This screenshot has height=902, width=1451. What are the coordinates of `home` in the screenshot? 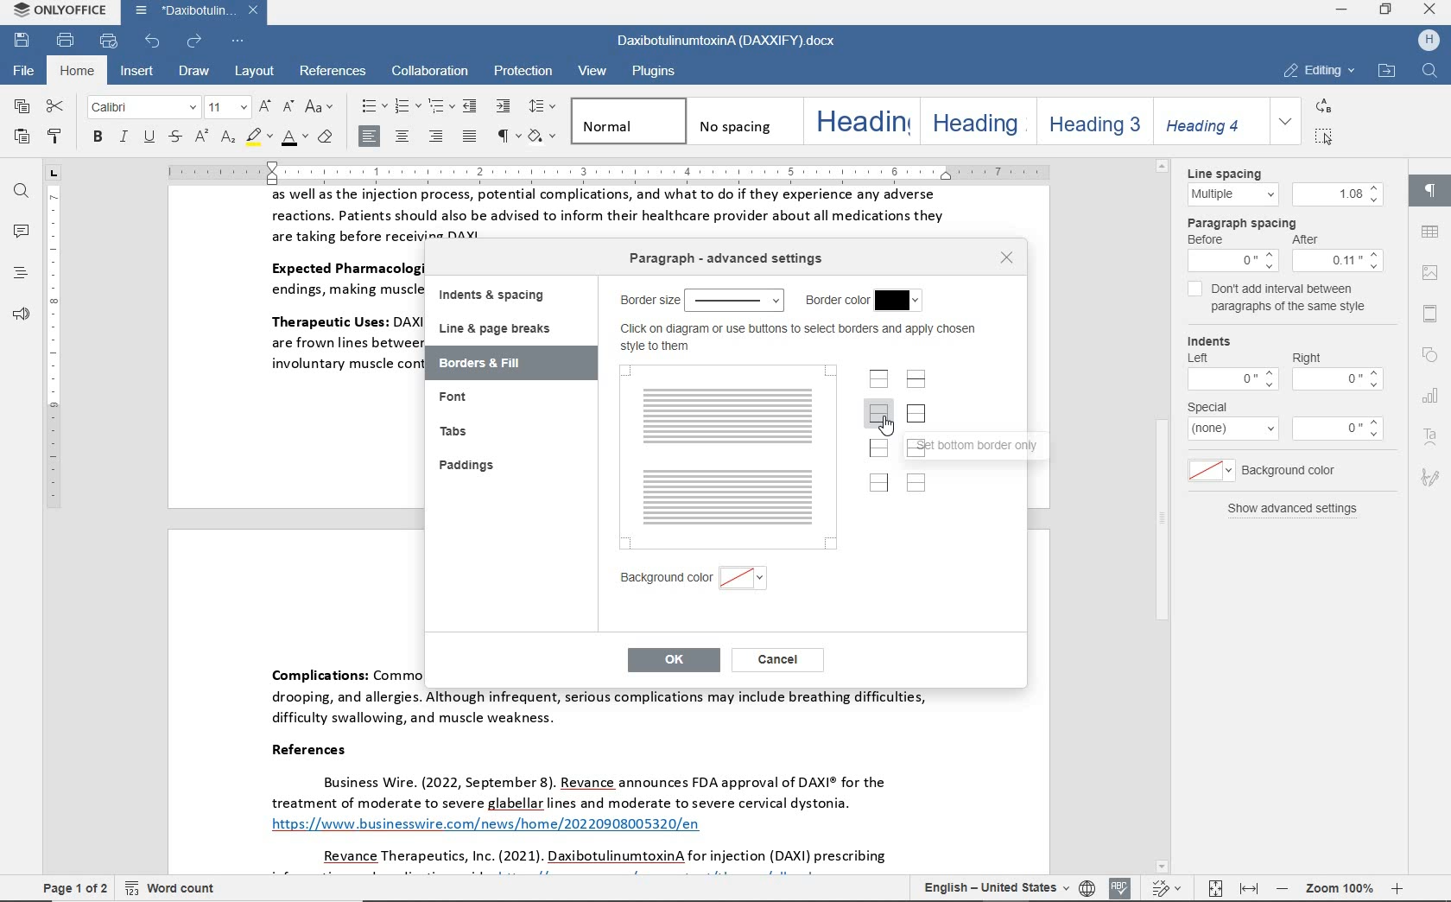 It's located at (79, 71).